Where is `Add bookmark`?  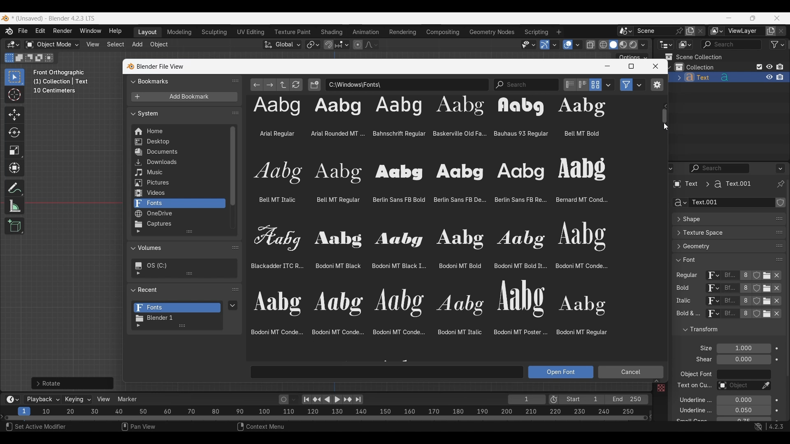 Add bookmark is located at coordinates (184, 97).